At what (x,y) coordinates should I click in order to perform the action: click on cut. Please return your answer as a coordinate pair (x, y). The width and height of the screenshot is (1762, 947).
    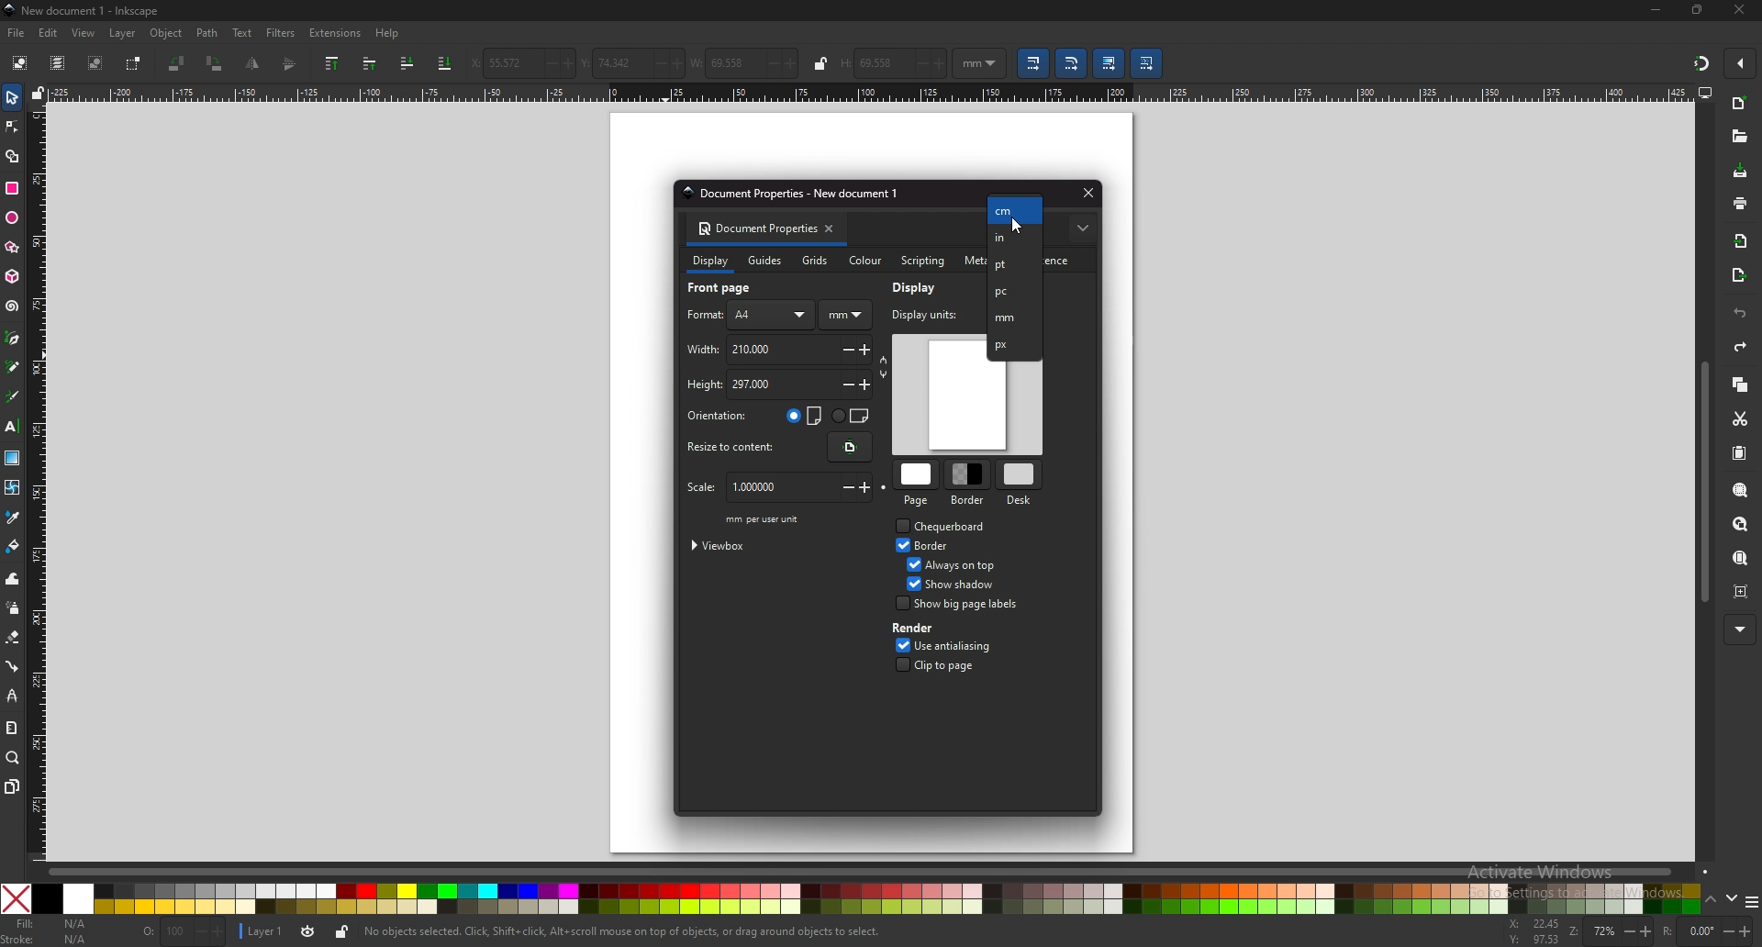
    Looking at the image, I should click on (1740, 419).